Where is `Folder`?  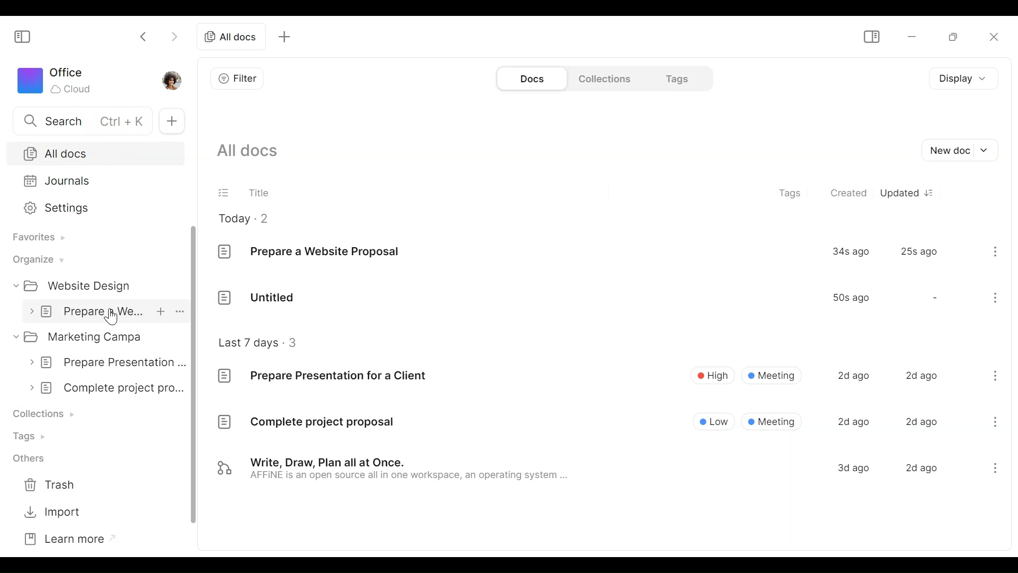 Folder is located at coordinates (74, 286).